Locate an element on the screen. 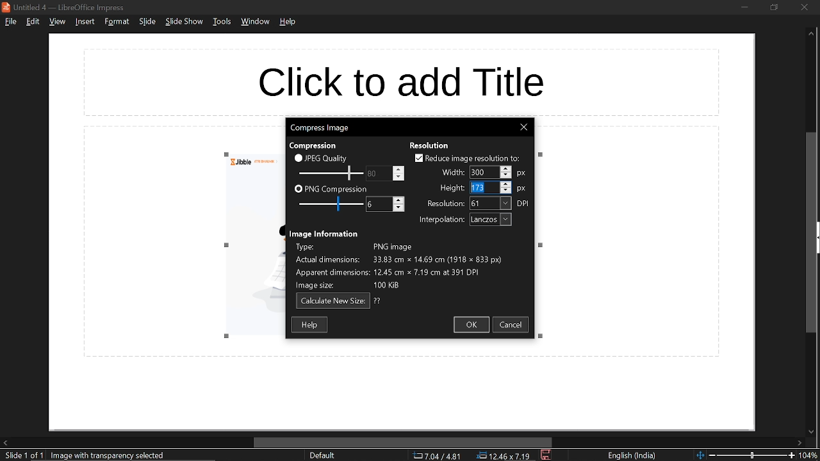  px is located at coordinates (524, 172).